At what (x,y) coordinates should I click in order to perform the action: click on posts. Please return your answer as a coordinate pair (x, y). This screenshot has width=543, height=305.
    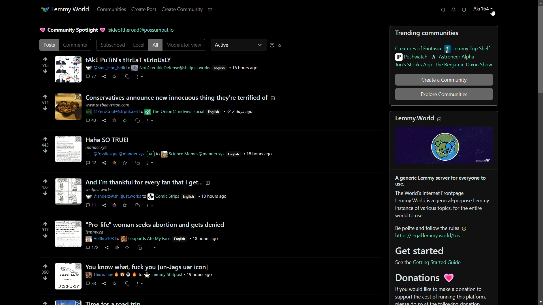
    Looking at the image, I should click on (49, 45).